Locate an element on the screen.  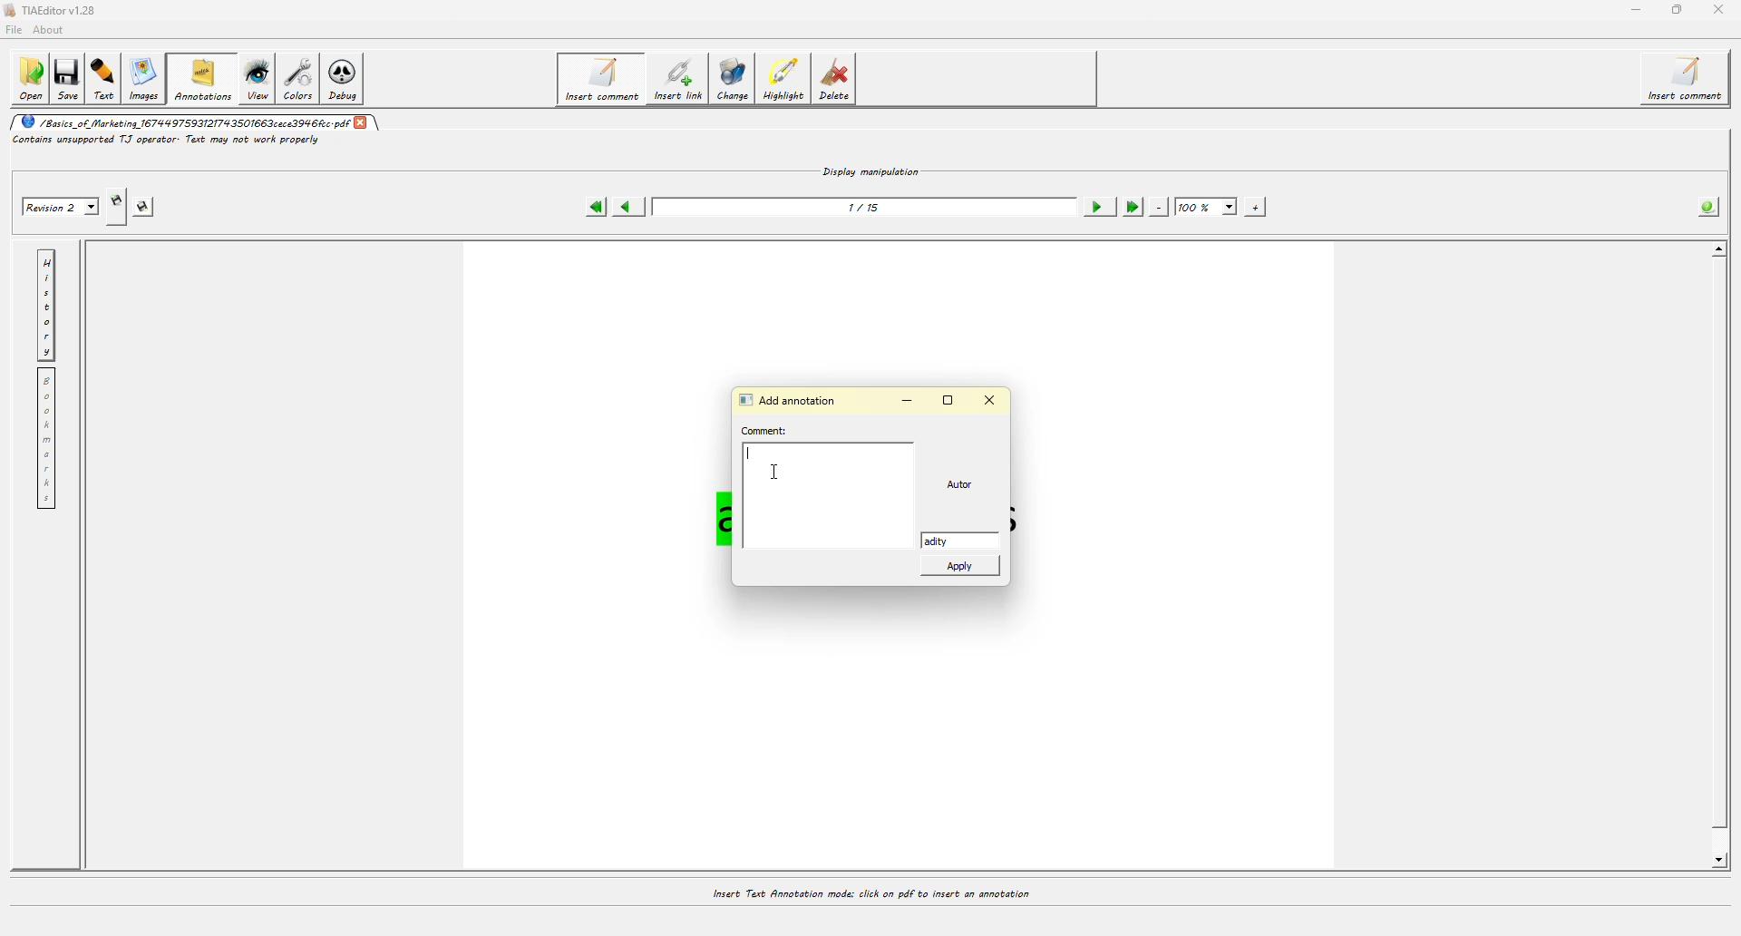
comment: is located at coordinates (768, 431).